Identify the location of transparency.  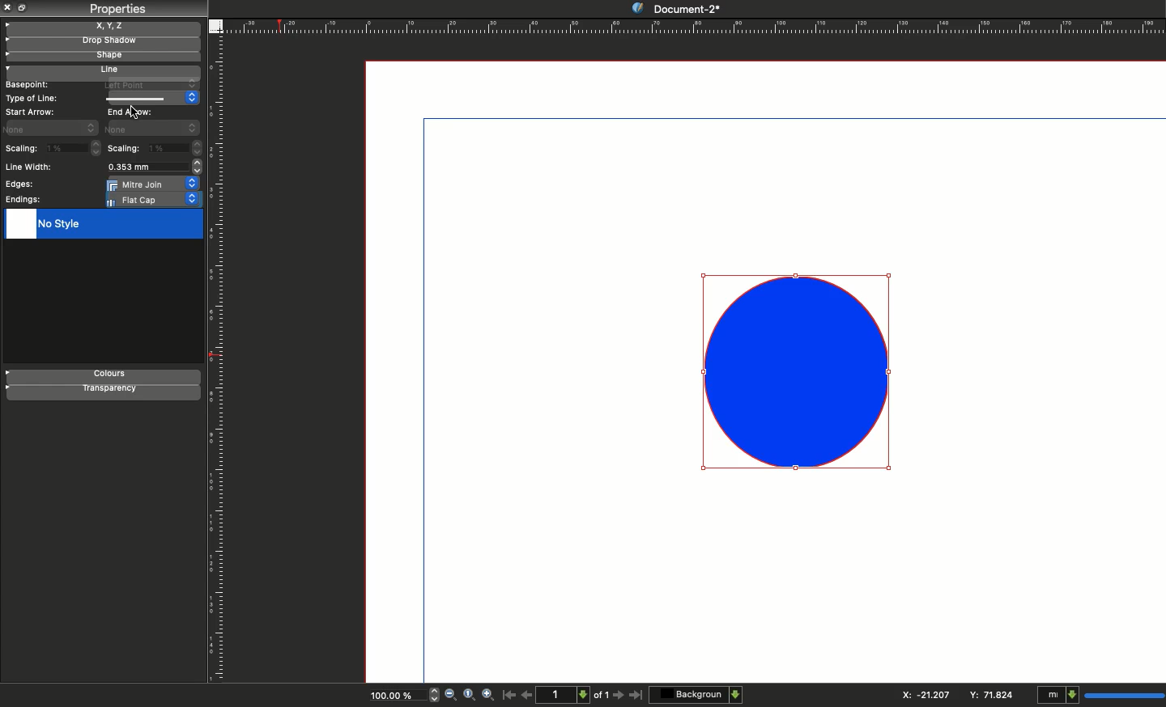
(104, 392).